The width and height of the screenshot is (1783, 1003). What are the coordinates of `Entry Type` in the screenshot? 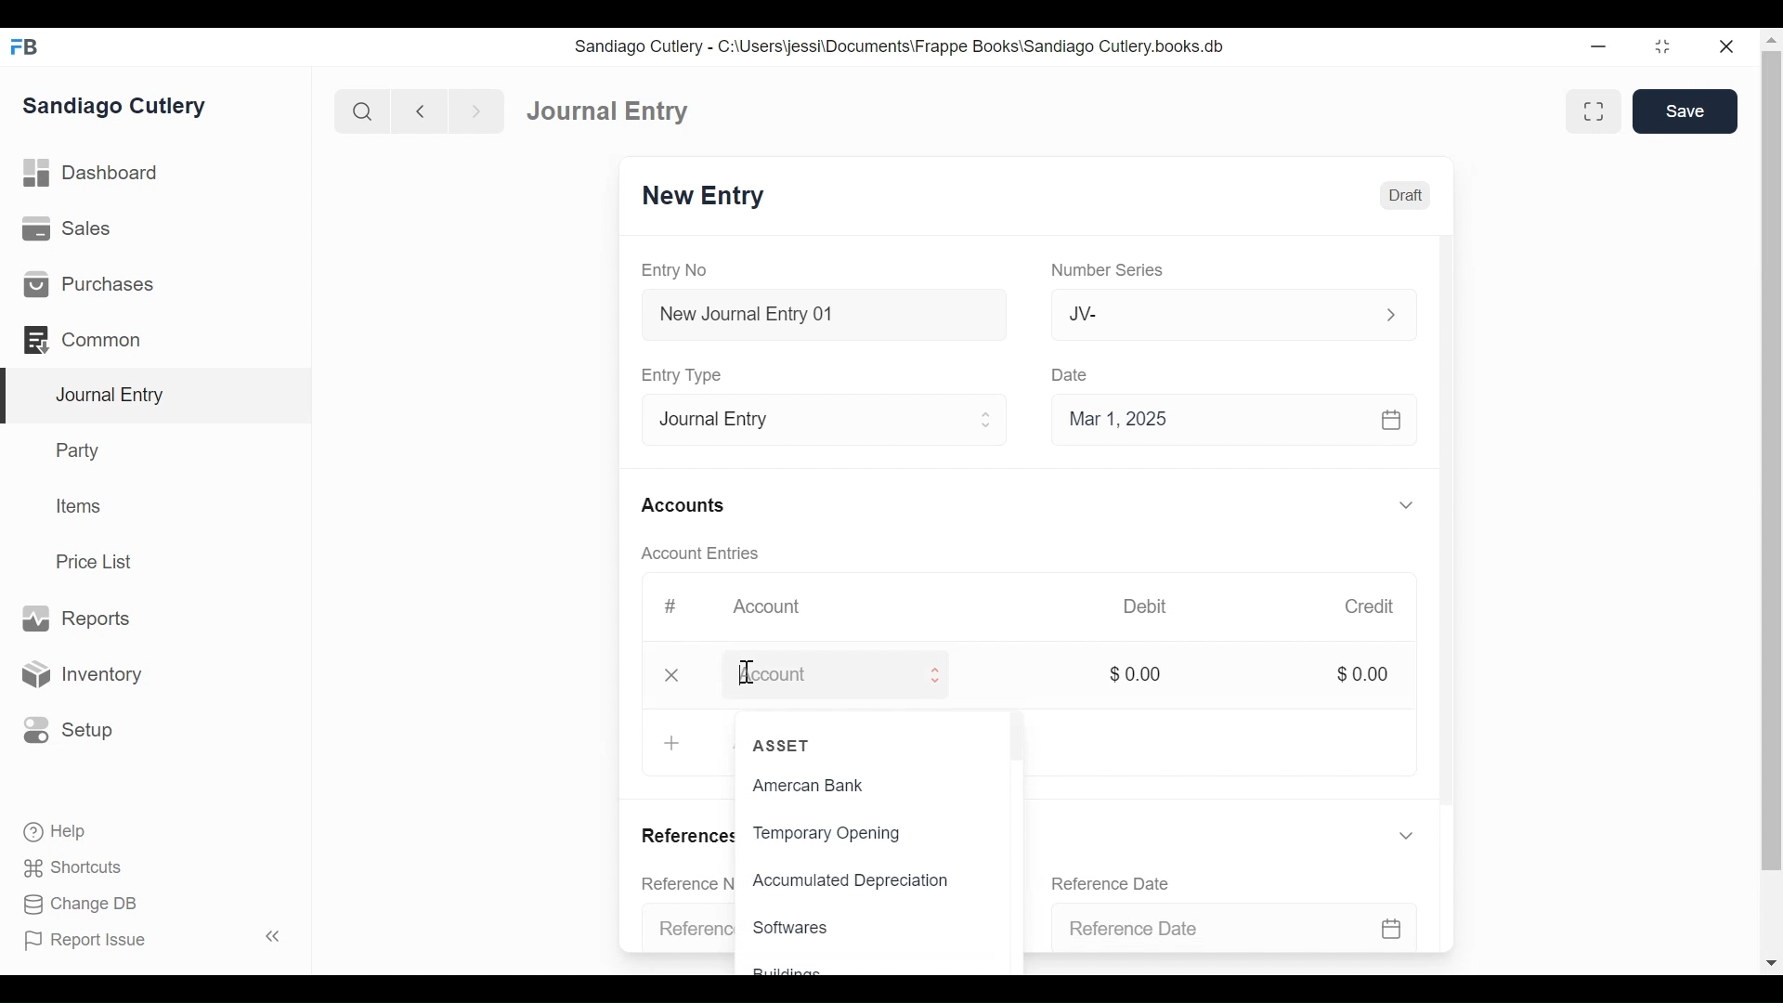 It's located at (830, 417).